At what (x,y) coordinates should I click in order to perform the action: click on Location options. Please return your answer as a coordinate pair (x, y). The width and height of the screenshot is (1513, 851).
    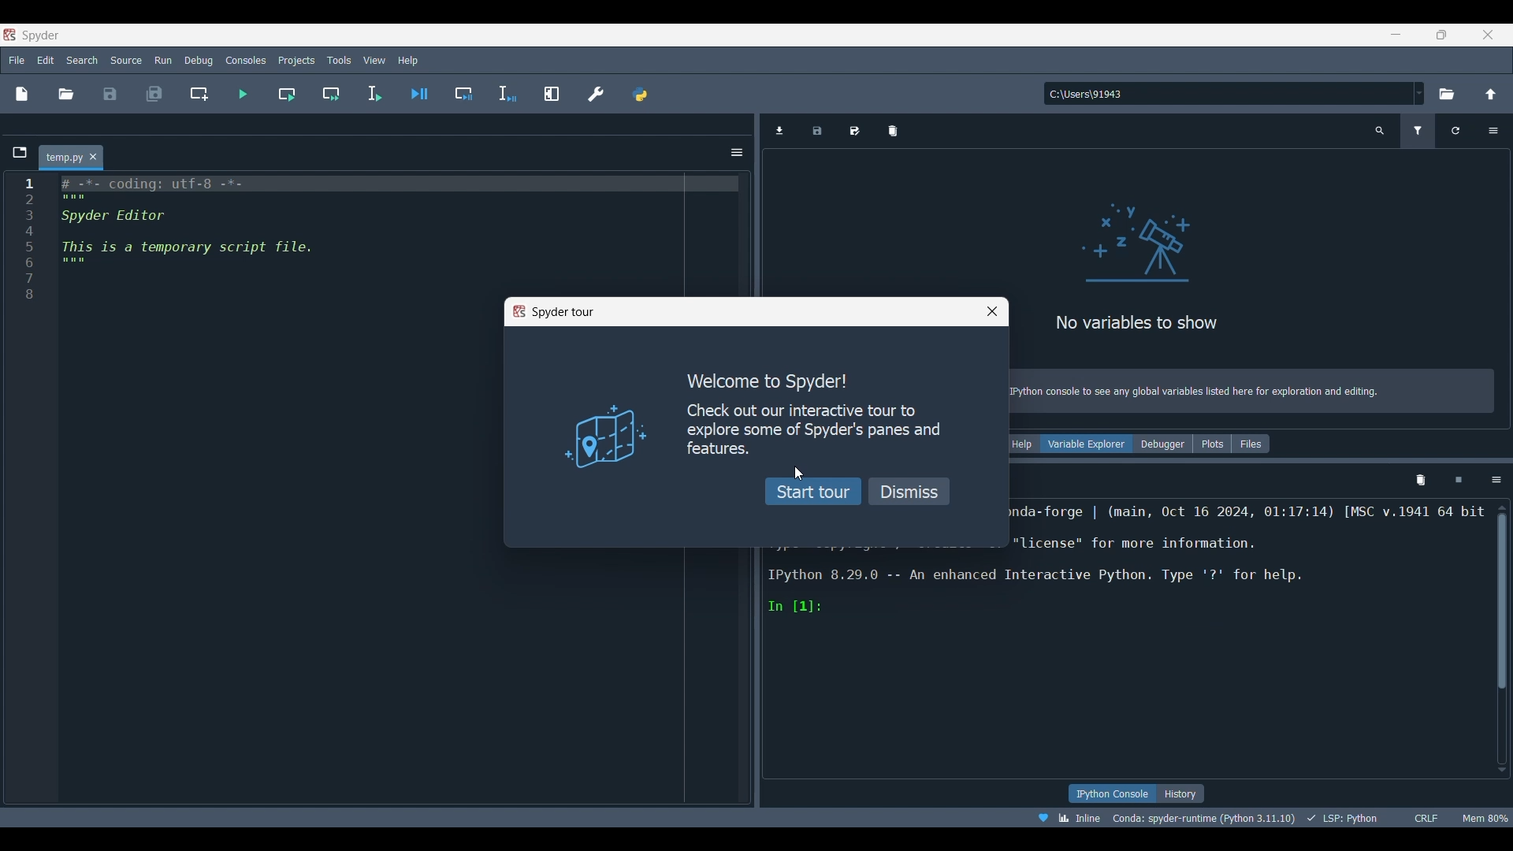
    Looking at the image, I should click on (1420, 93).